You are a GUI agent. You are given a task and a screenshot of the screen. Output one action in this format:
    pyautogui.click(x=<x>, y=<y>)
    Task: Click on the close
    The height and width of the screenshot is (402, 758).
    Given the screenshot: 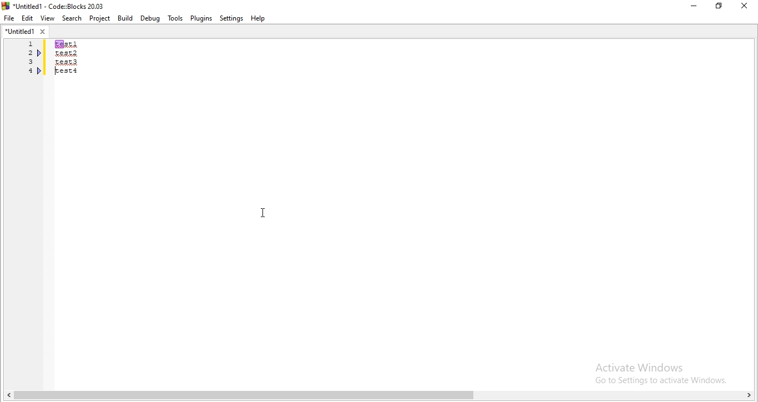 What is the action you would take?
    pyautogui.click(x=747, y=6)
    